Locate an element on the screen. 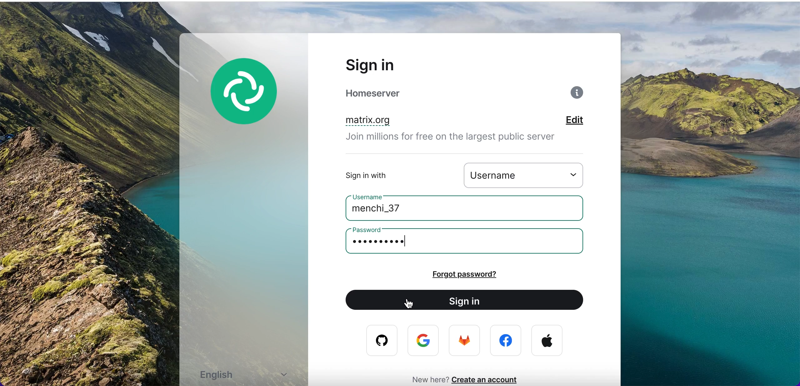 The height and width of the screenshot is (386, 800). username is located at coordinates (527, 175).